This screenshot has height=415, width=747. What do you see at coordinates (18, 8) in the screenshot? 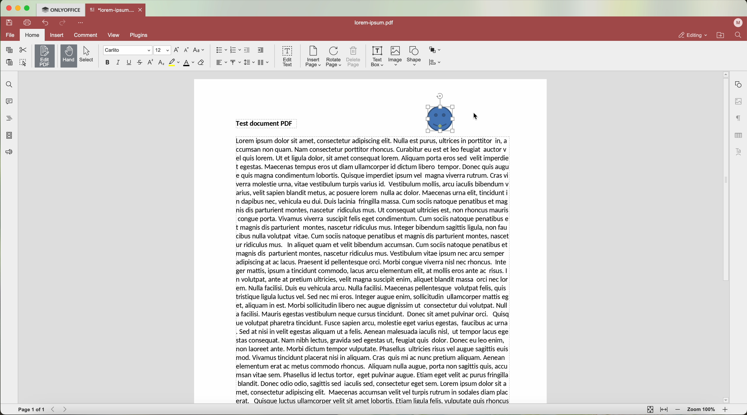
I see `minimize` at bounding box center [18, 8].